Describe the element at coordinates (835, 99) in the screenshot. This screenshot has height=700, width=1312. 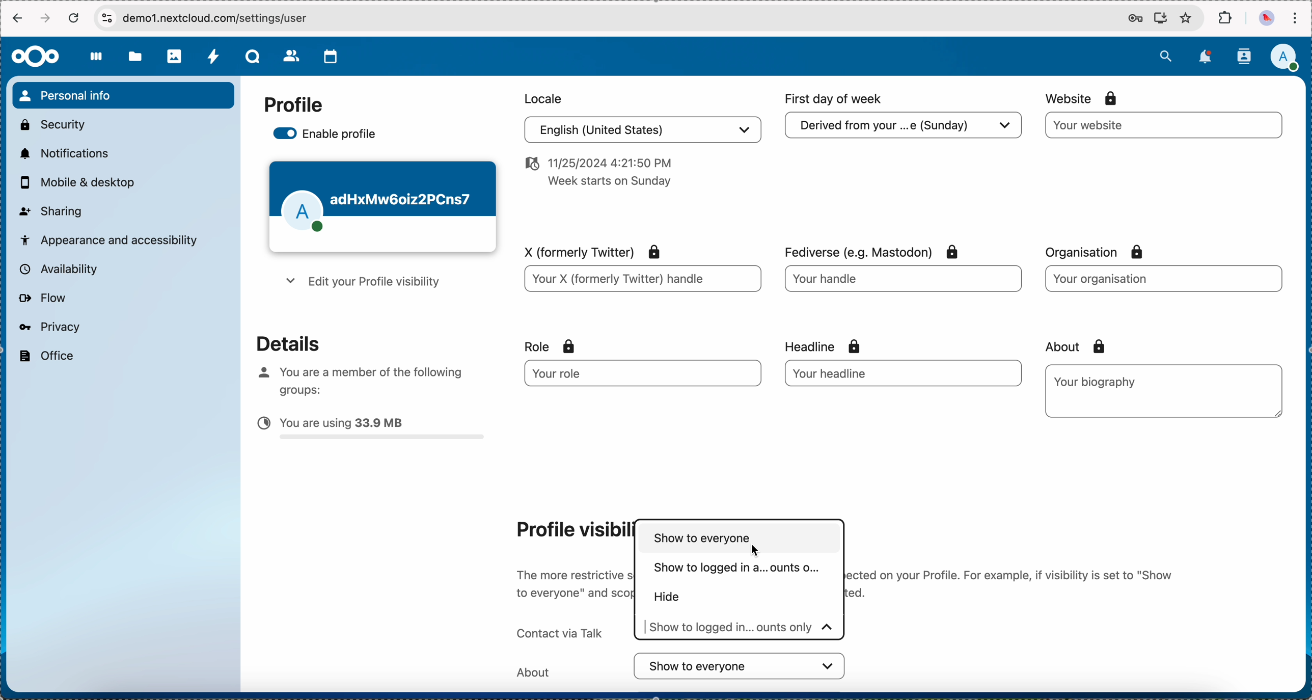
I see `first day of week` at that location.